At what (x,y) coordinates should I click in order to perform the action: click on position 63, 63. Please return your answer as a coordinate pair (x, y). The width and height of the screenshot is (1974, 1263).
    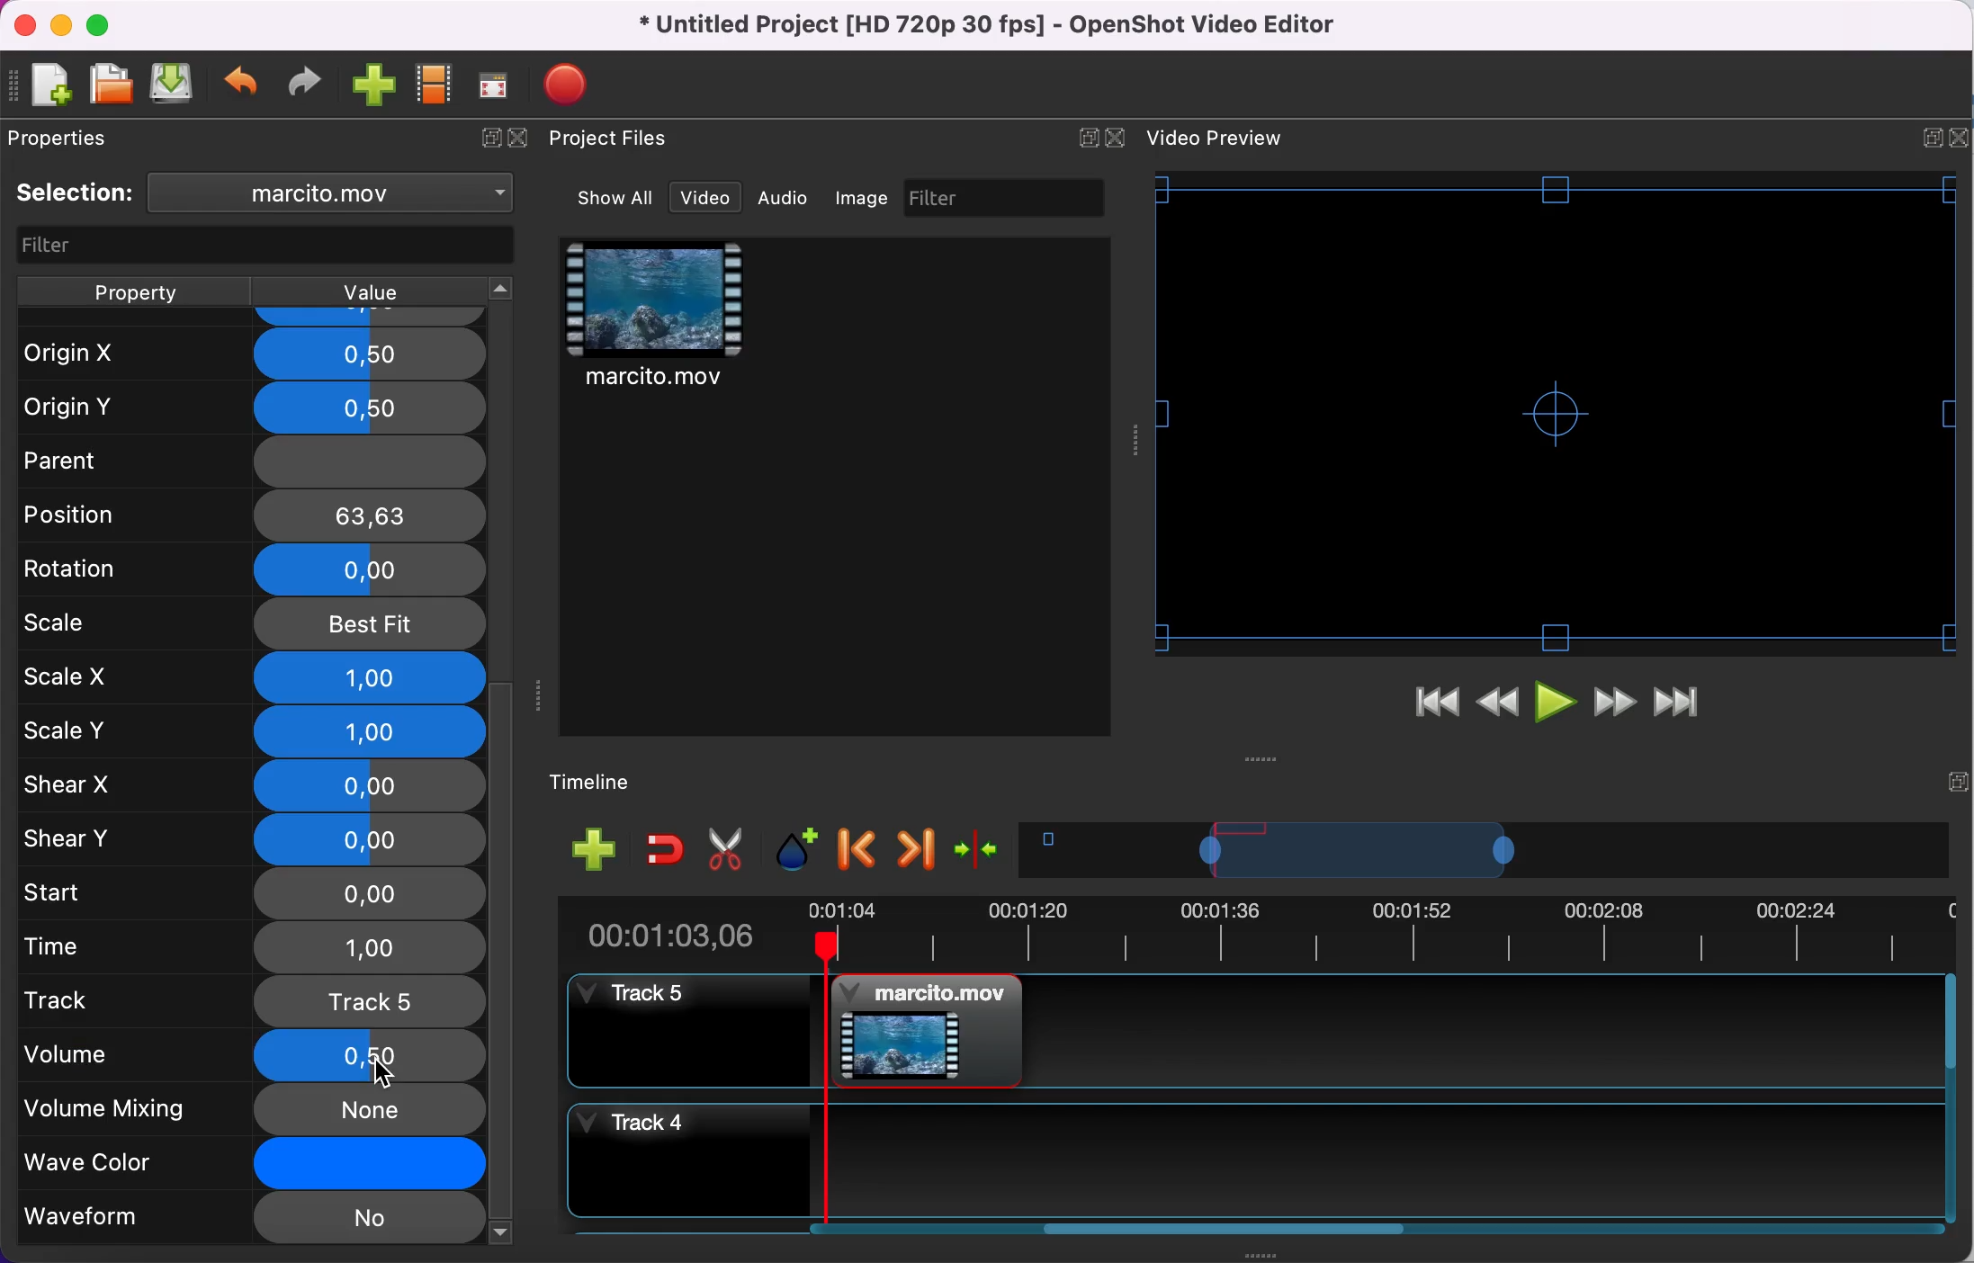
    Looking at the image, I should click on (256, 514).